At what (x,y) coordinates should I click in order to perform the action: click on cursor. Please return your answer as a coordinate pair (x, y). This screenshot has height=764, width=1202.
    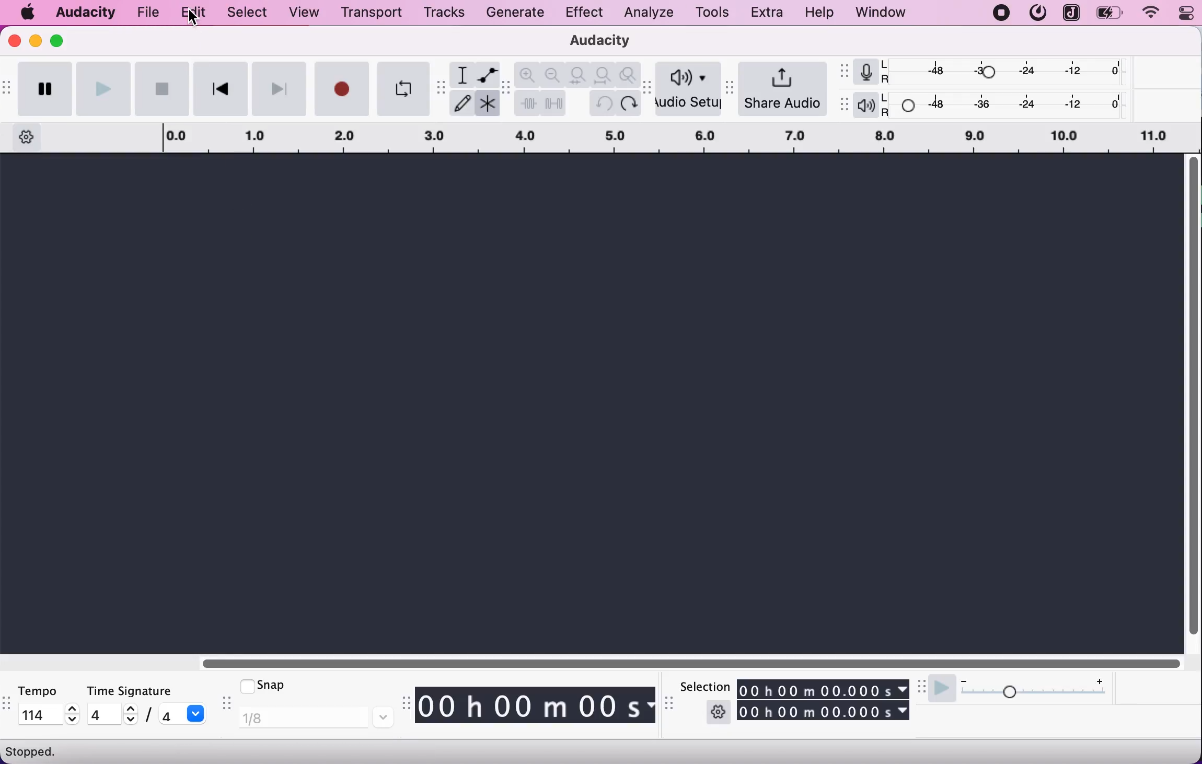
    Looking at the image, I should click on (193, 20).